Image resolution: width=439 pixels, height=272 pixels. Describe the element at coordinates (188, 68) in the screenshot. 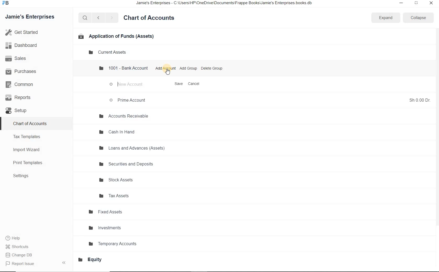

I see `Add Group` at that location.